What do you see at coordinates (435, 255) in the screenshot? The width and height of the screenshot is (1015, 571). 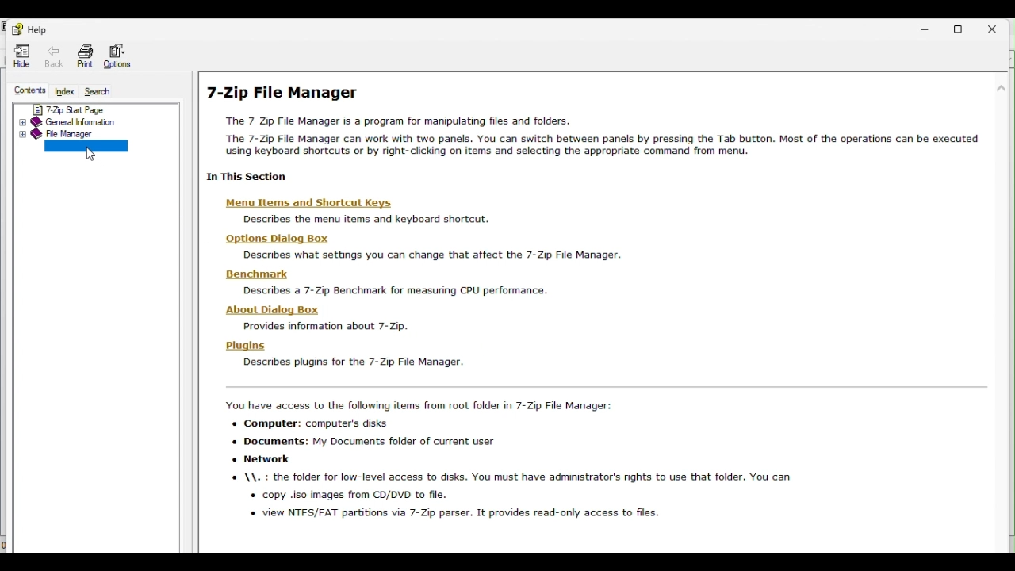 I see `describes setting you can change that affect 7 zip file manager` at bounding box center [435, 255].